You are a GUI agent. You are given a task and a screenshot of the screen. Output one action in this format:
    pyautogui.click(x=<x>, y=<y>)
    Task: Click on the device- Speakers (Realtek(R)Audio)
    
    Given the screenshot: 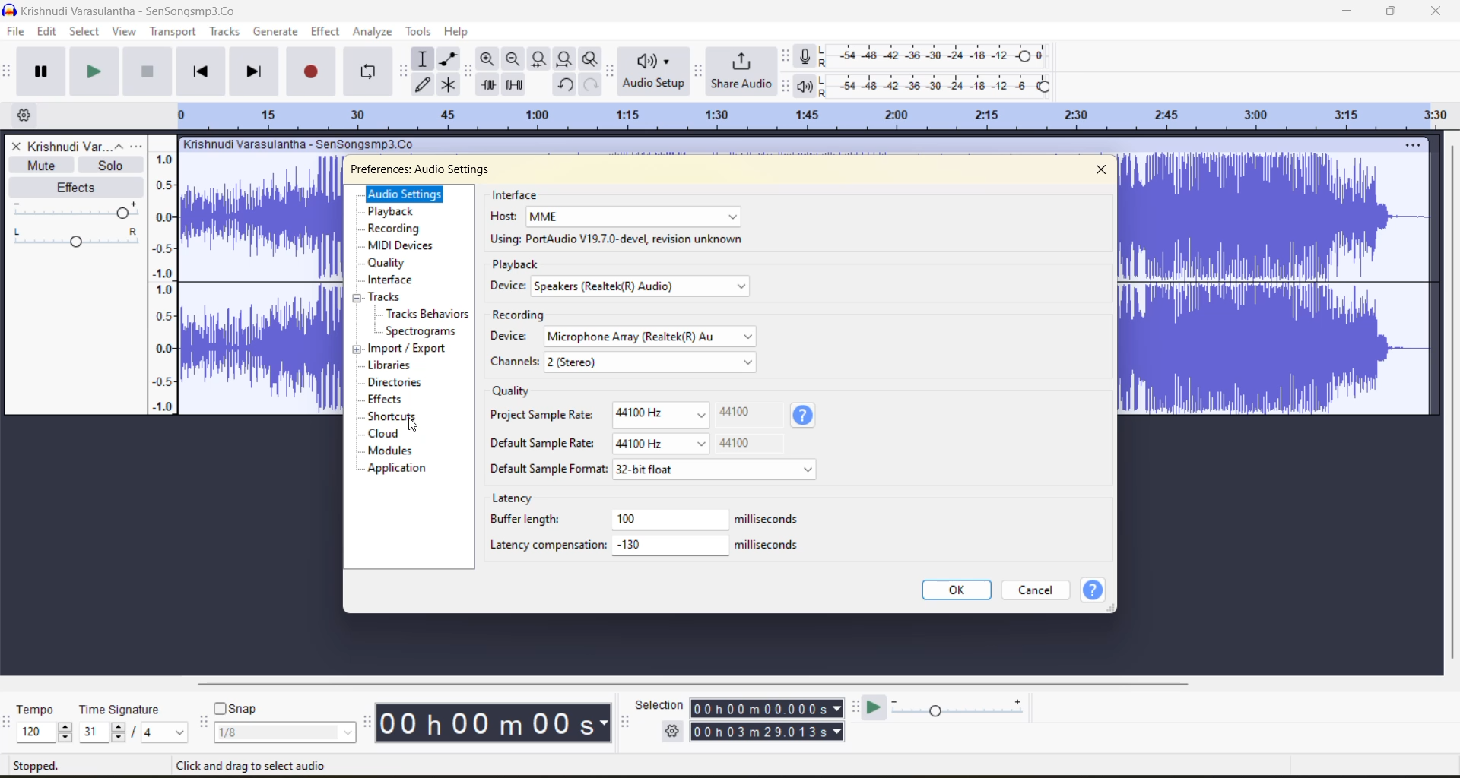 What is the action you would take?
    pyautogui.click(x=623, y=286)
    